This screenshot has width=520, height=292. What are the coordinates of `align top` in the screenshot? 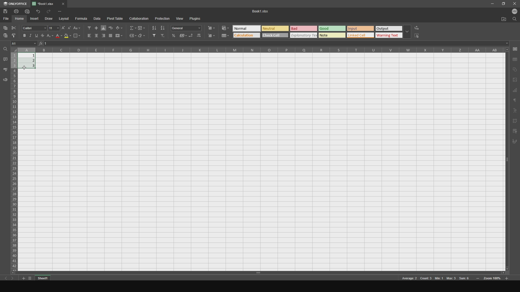 It's located at (88, 27).